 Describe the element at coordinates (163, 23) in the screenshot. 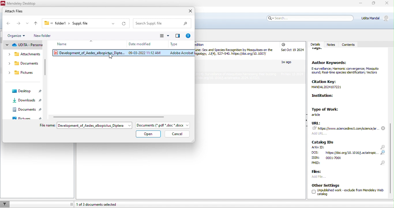

I see `search` at that location.